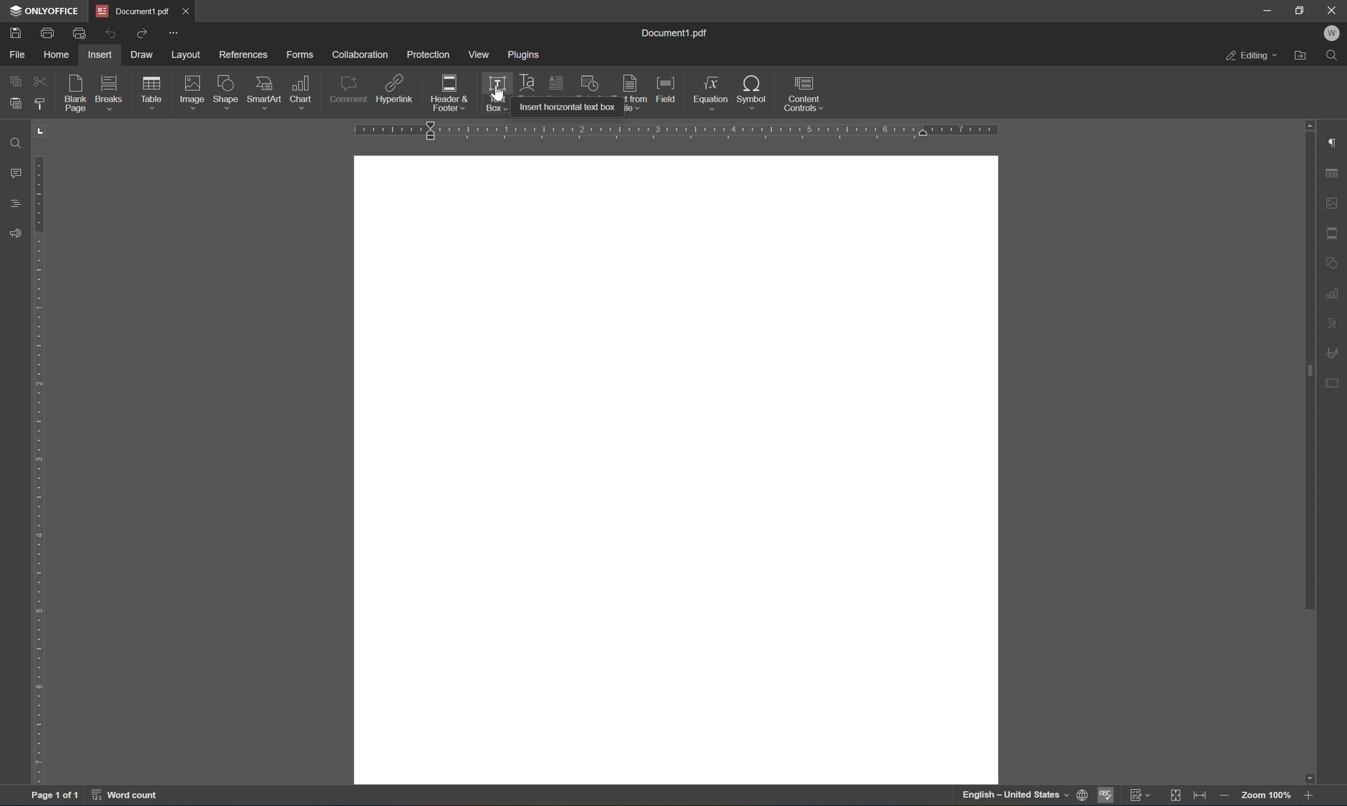  Describe the element at coordinates (1331, 352) in the screenshot. I see `signature settings` at that location.